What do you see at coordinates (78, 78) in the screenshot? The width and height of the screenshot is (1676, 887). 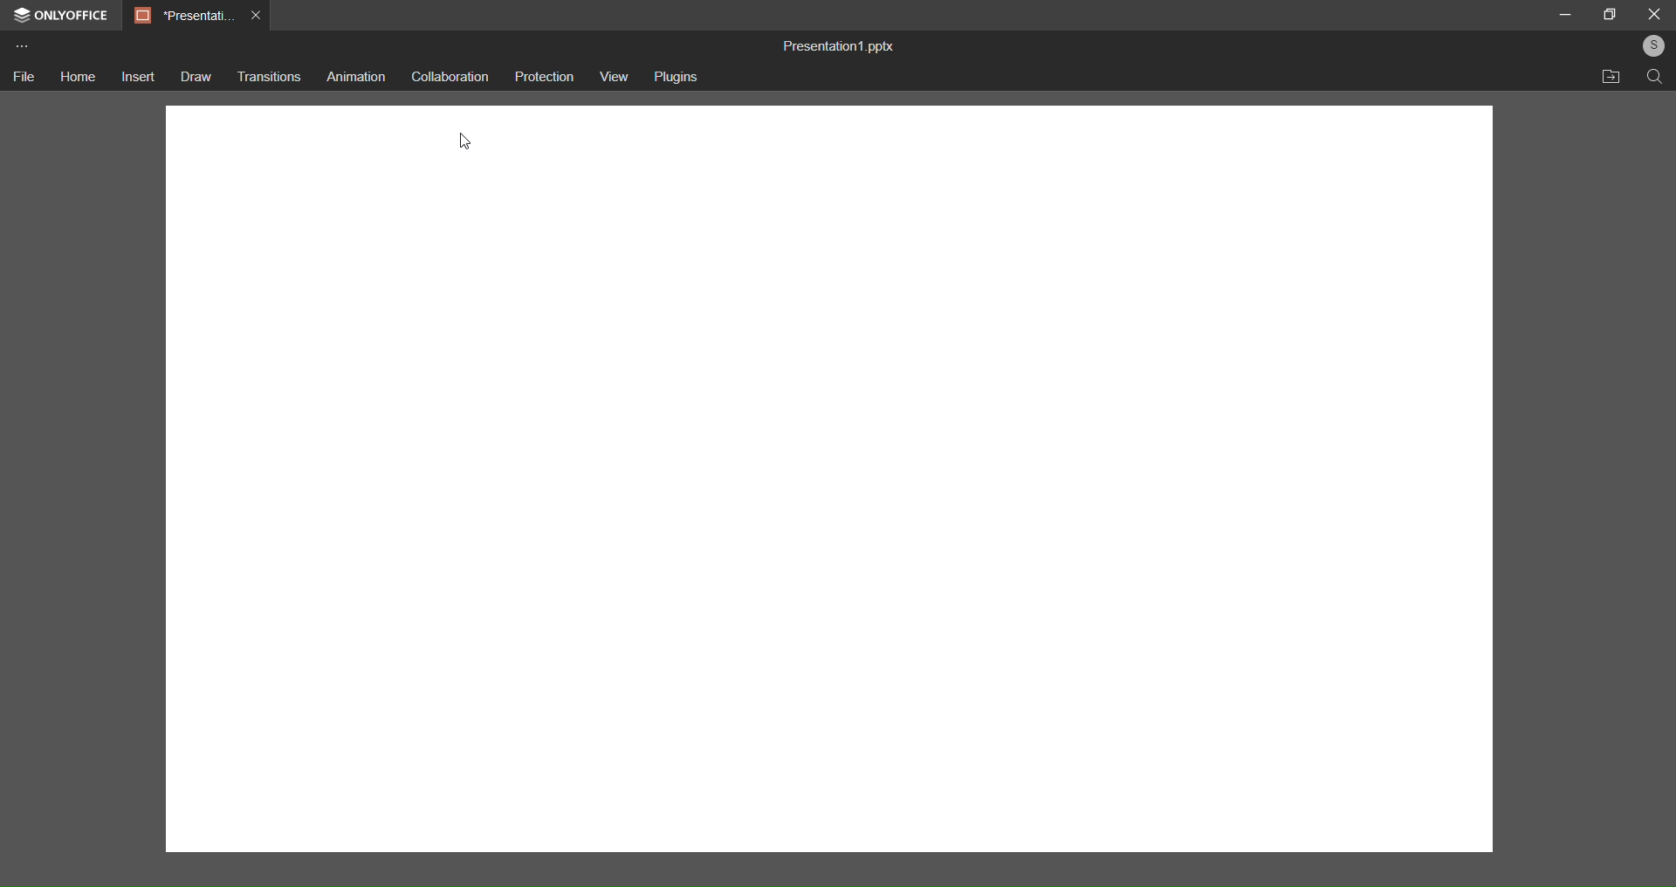 I see `home` at bounding box center [78, 78].